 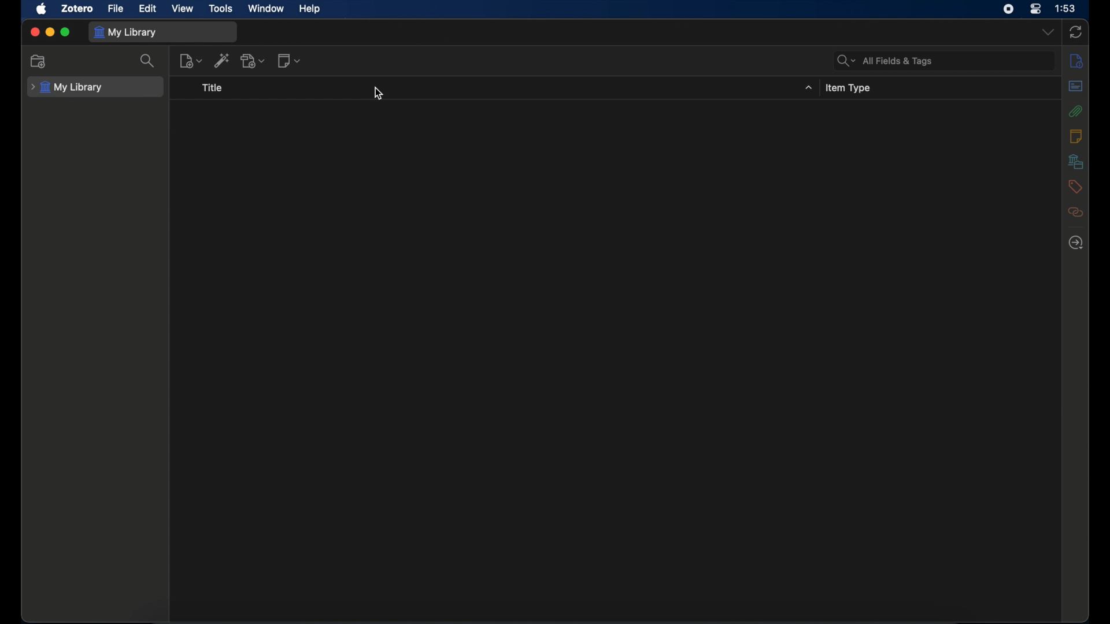 What do you see at coordinates (1076, 161) in the screenshot?
I see `libraries` at bounding box center [1076, 161].